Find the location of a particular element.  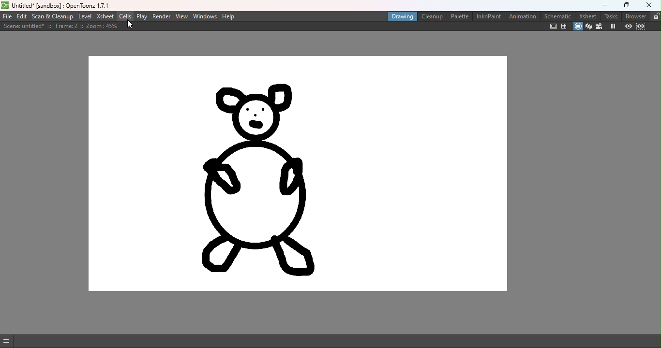

Animation is located at coordinates (523, 16).